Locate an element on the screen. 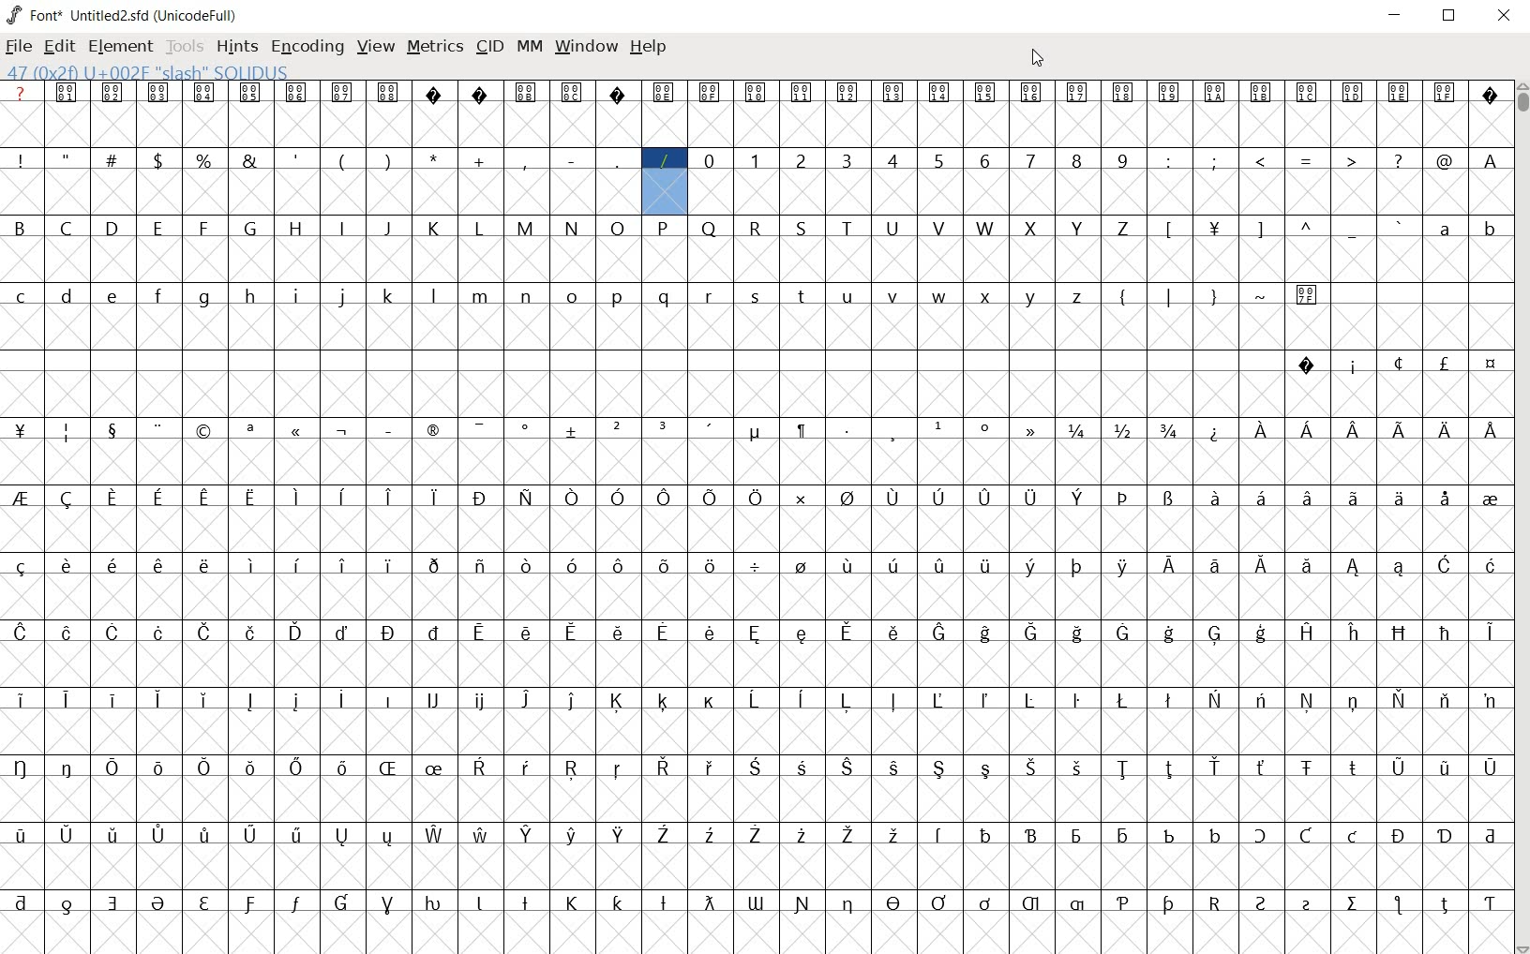 Image resolution: width=1530 pixels, height=954 pixels. glyph is located at coordinates (985, 700).